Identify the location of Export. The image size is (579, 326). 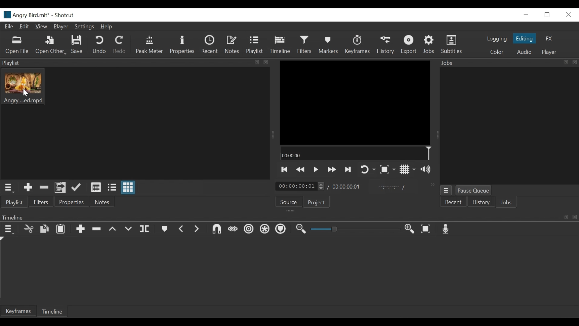
(409, 45).